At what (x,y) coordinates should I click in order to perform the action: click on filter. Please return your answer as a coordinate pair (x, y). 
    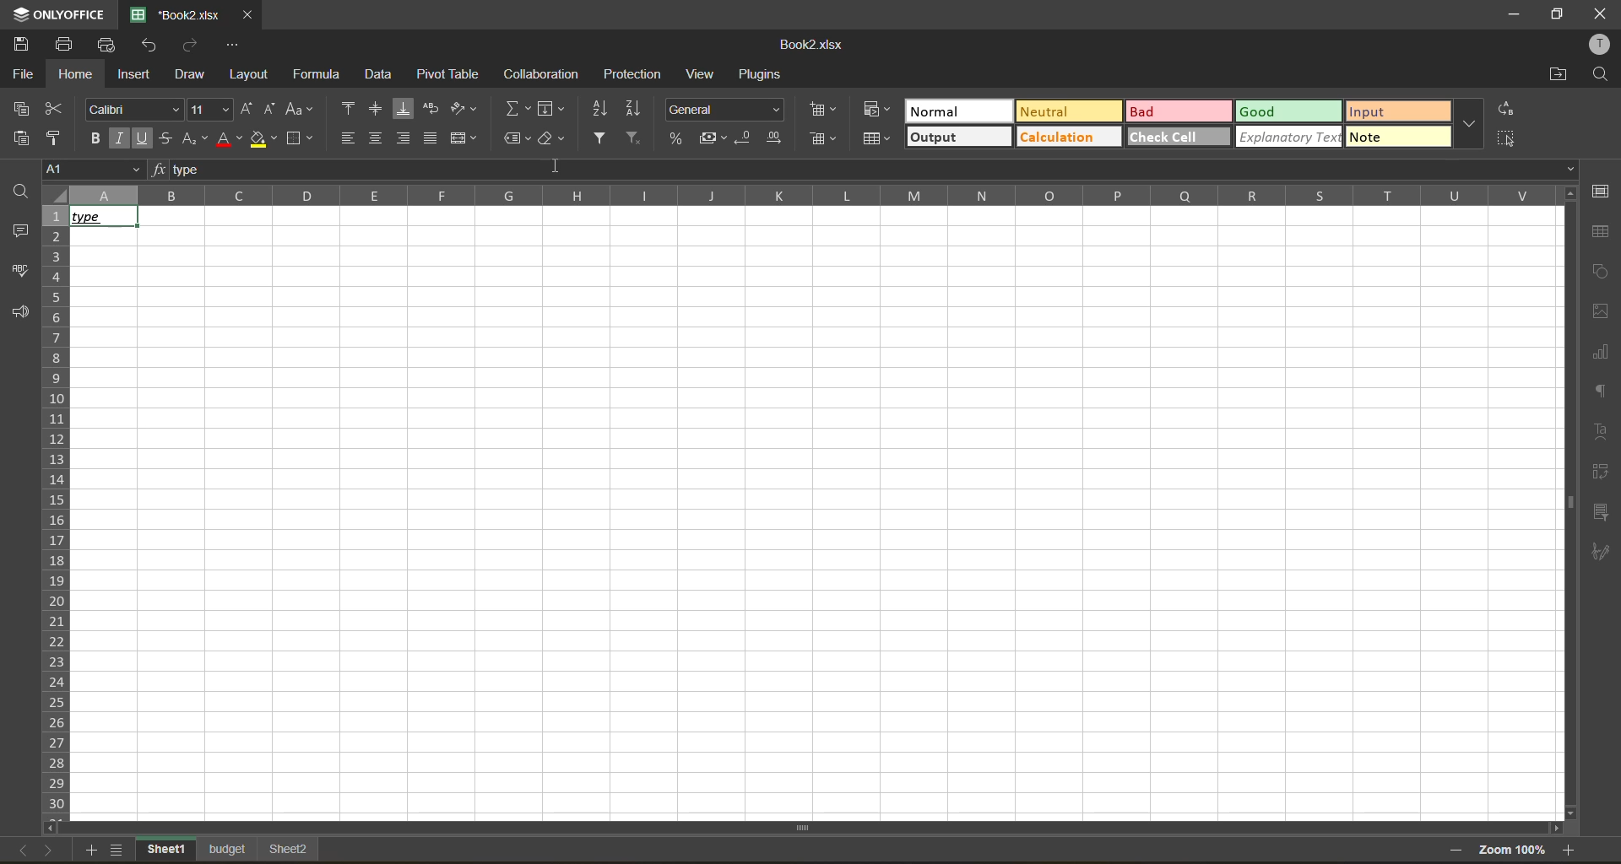
    Looking at the image, I should click on (599, 138).